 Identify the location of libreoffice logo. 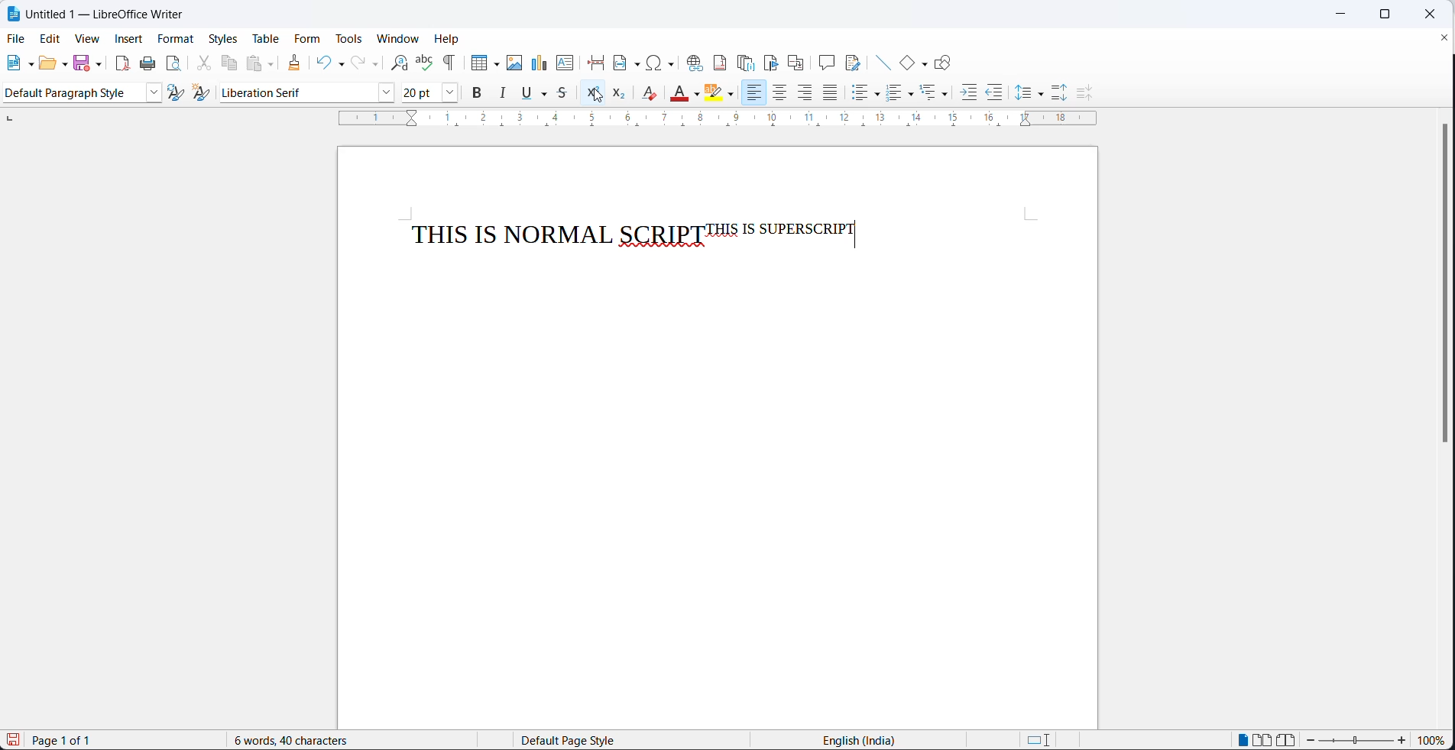
(14, 14).